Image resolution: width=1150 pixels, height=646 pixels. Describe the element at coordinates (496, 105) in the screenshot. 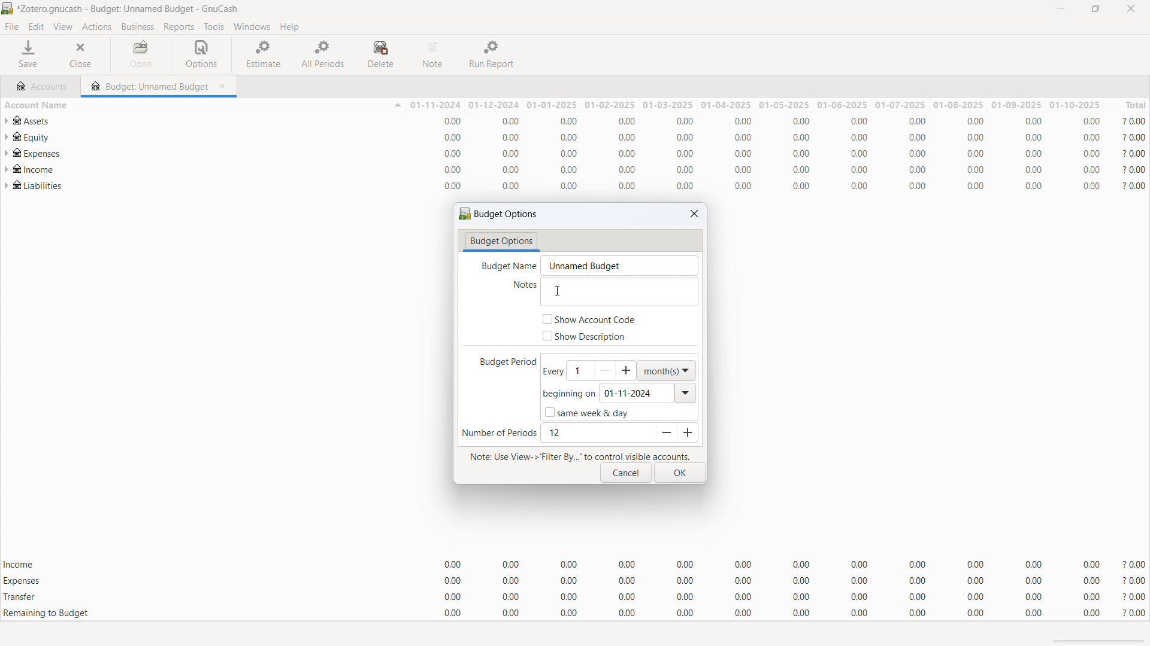

I see `01-12-2024` at that location.